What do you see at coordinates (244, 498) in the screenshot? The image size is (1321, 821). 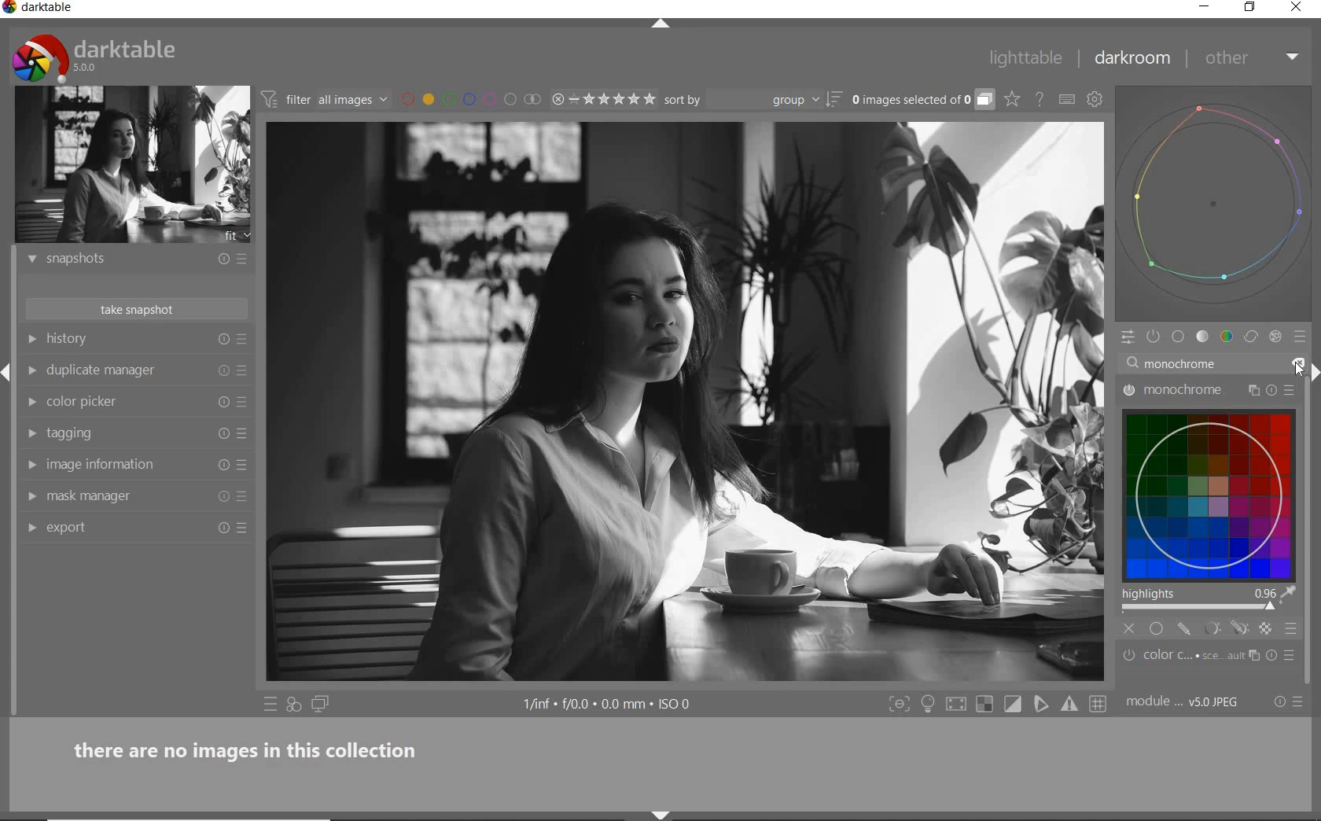 I see `preset and preferences` at bounding box center [244, 498].